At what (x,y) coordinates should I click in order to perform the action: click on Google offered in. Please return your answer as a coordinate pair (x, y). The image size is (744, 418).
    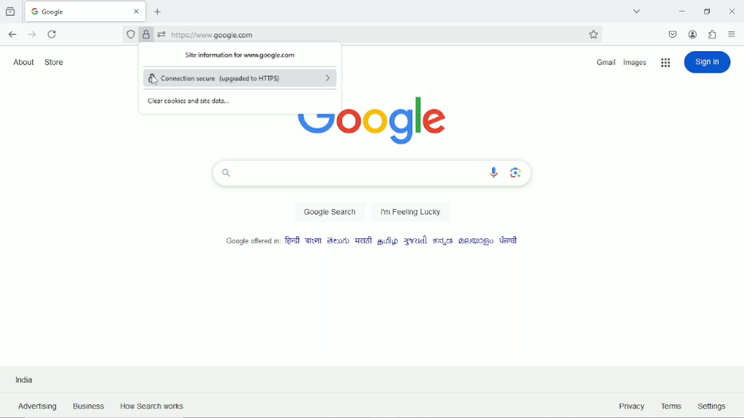
    Looking at the image, I should click on (245, 240).